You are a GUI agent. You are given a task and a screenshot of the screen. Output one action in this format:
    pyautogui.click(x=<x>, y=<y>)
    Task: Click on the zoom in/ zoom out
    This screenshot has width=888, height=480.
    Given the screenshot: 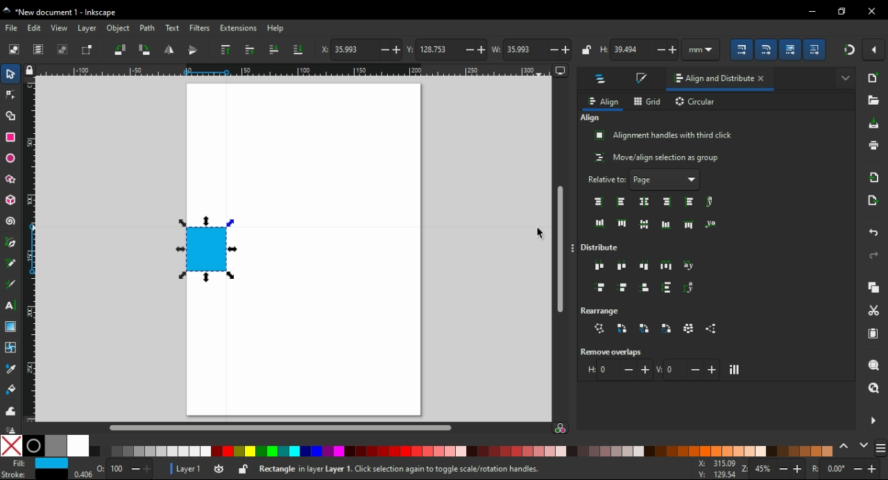 What is the action you would take?
    pyautogui.click(x=773, y=470)
    